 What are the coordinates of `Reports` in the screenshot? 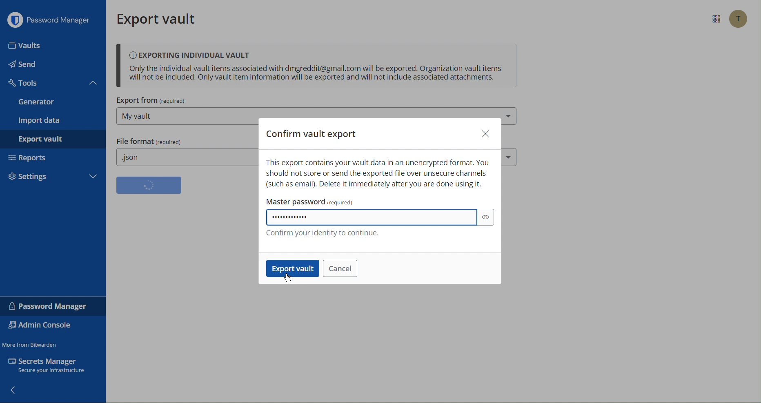 It's located at (53, 160).